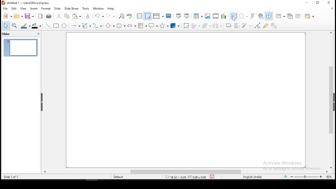  I want to click on insert special characters, so click(243, 16).